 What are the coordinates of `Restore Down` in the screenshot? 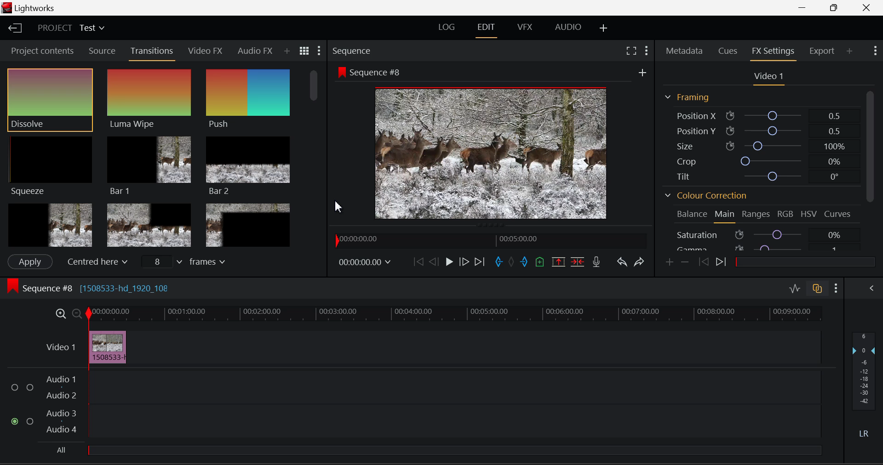 It's located at (805, 8).